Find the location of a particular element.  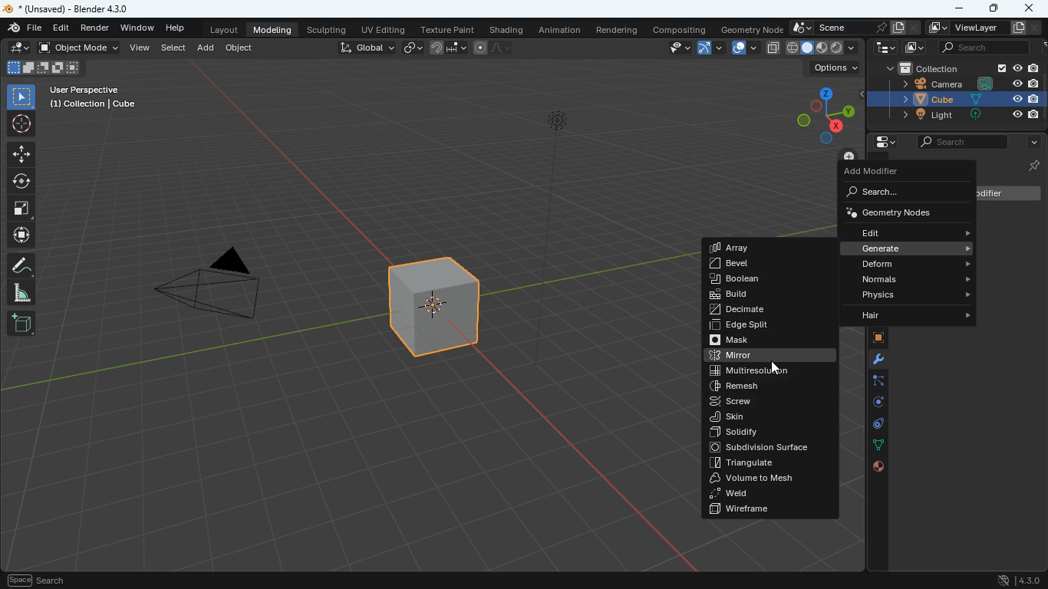

public is located at coordinates (878, 467).